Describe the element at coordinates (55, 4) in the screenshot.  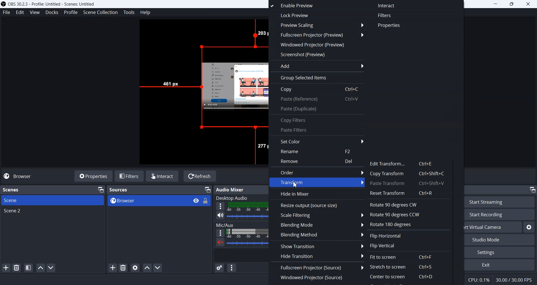
I see `gp OBS 30.2.3 - Profile: Untitled - Scenes: Untitled` at that location.